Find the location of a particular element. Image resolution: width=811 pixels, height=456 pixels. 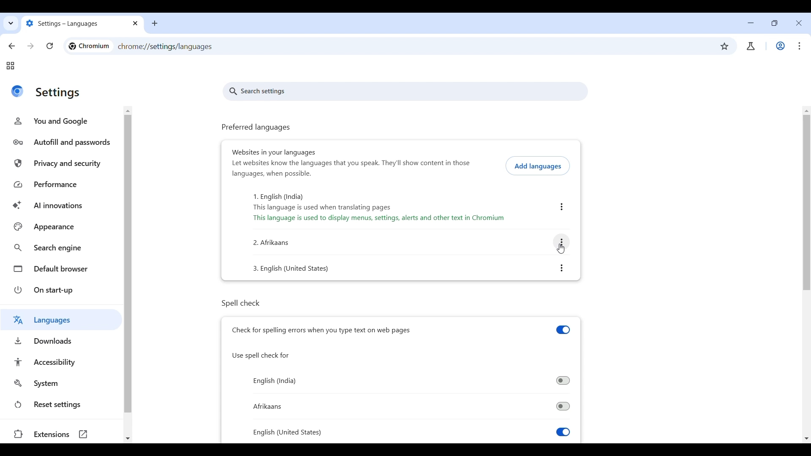

Add languages is located at coordinates (538, 166).